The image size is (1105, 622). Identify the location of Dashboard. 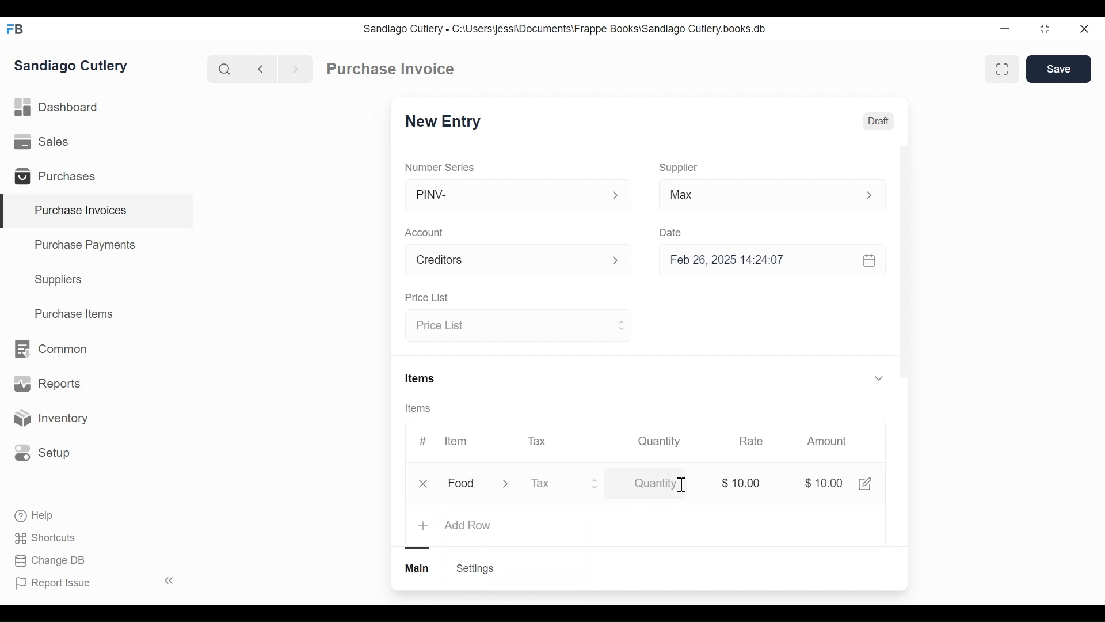
(58, 108).